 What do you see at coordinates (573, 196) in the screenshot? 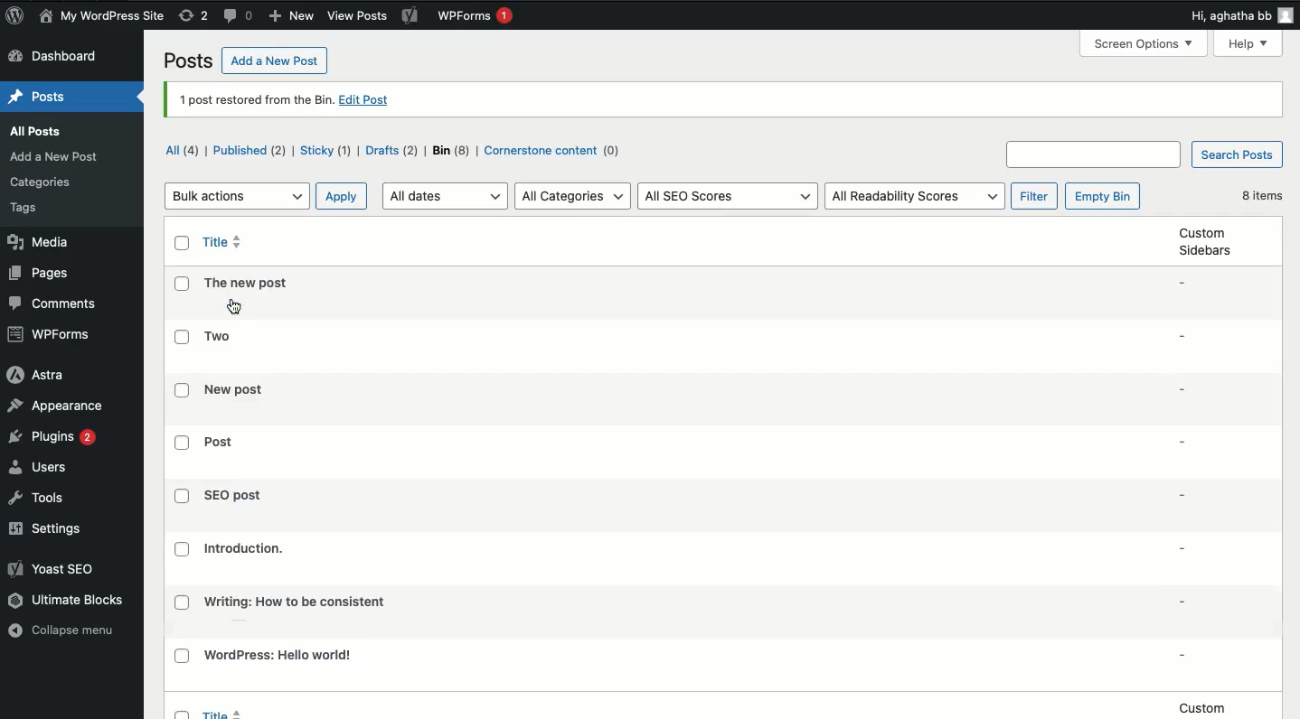
I see `All categories` at bounding box center [573, 196].